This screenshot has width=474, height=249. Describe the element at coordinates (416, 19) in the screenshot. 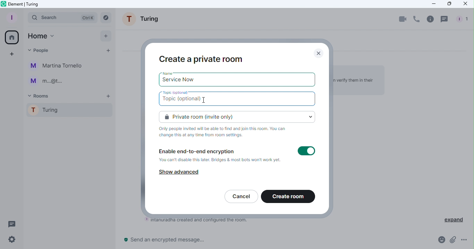

I see `Call` at that location.